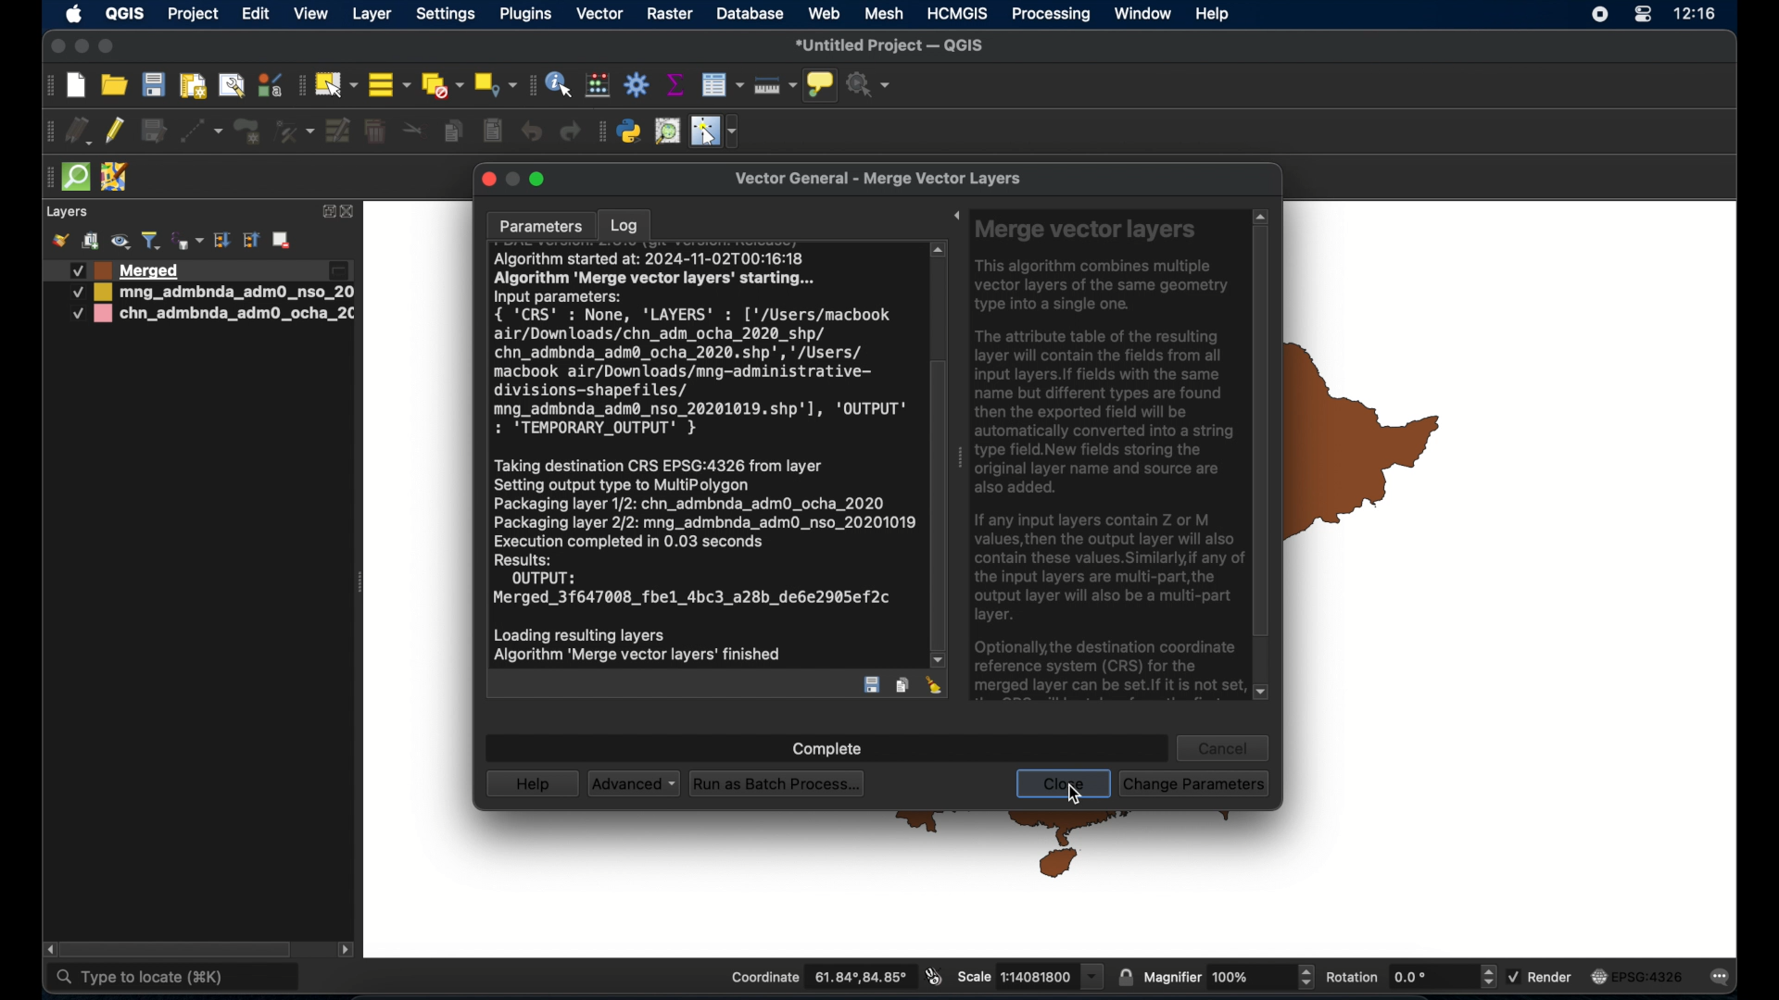  Describe the element at coordinates (116, 131) in the screenshot. I see `toggle editing` at that location.